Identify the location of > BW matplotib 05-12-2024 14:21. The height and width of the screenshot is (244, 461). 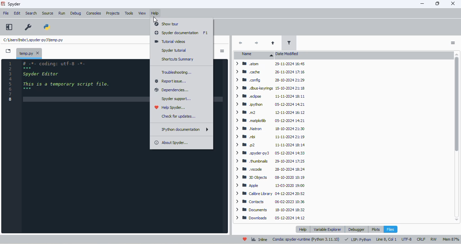
(269, 120).